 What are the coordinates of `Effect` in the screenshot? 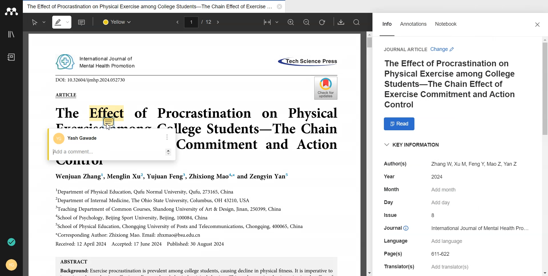 It's located at (106, 112).